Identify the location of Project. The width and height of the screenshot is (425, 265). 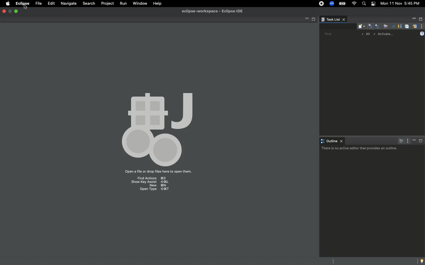
(107, 3).